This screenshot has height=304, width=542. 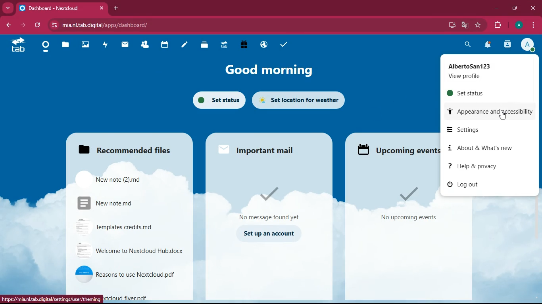 I want to click on file, so click(x=123, y=180).